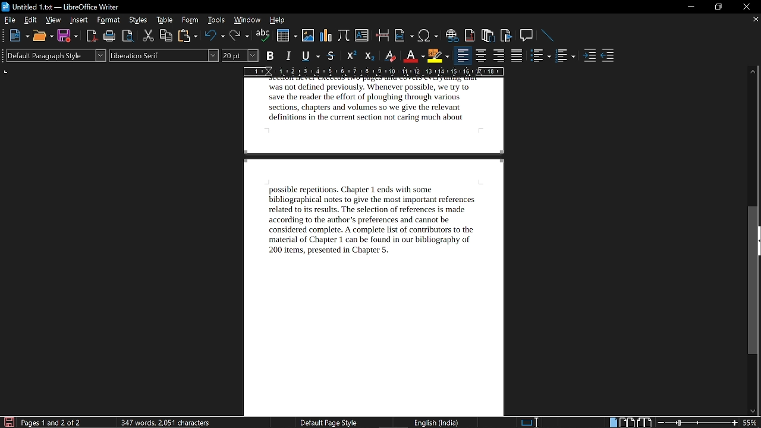  What do you see at coordinates (79, 20) in the screenshot?
I see `insert` at bounding box center [79, 20].